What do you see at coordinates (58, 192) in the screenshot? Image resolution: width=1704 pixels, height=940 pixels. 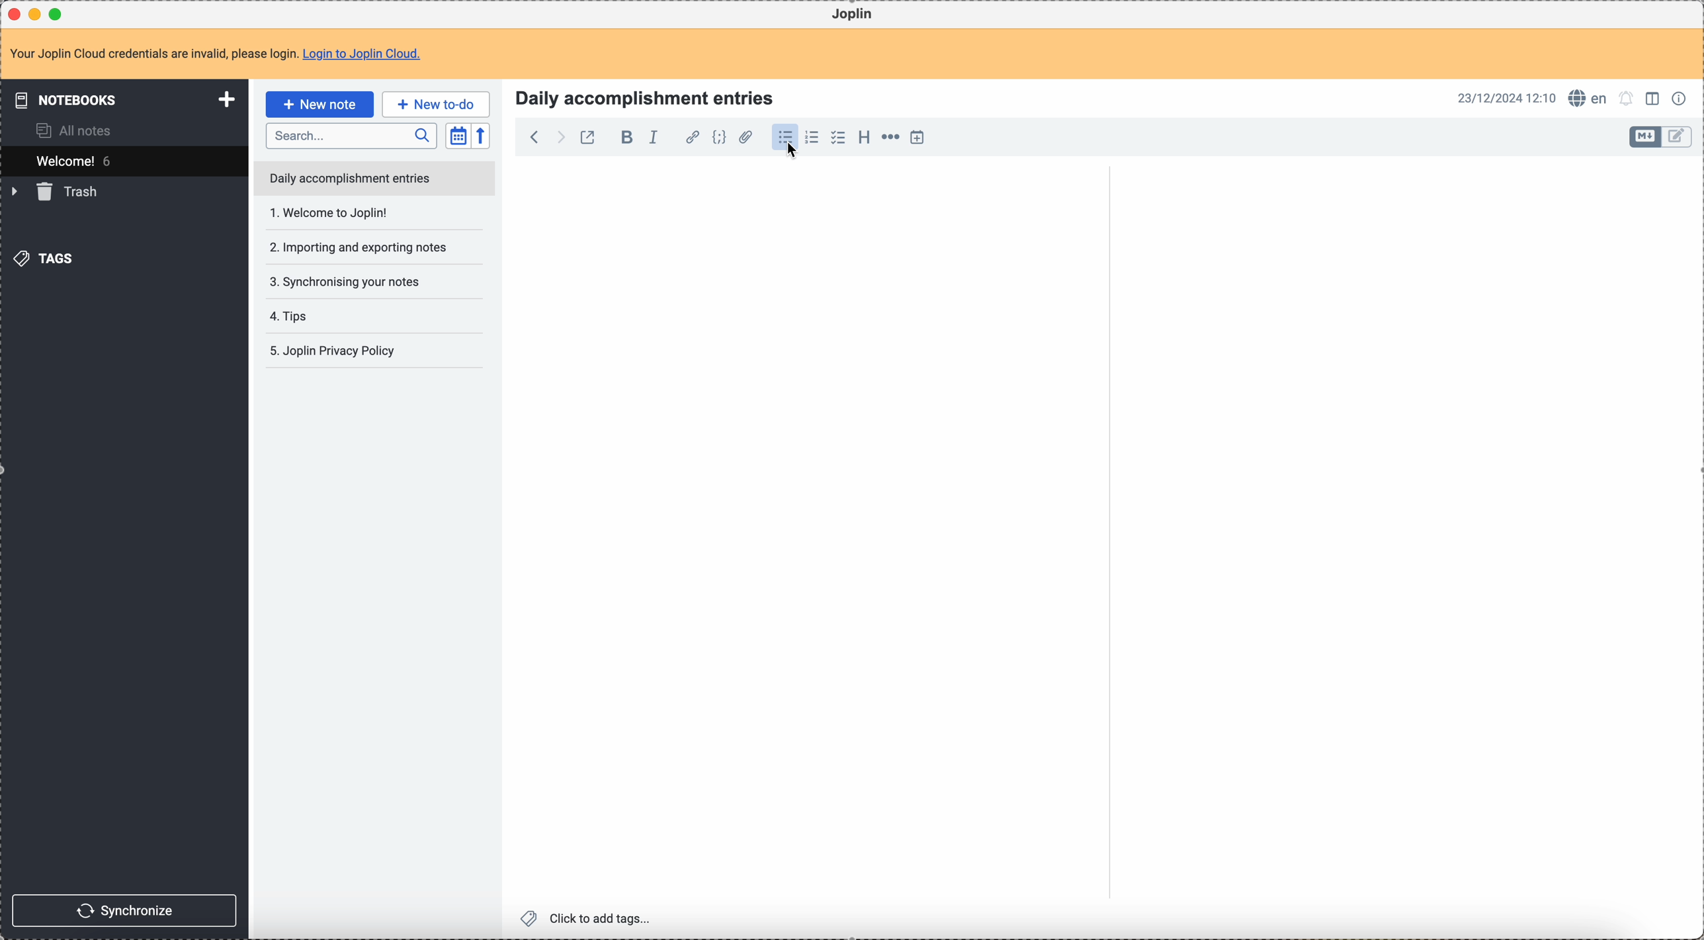 I see `trash` at bounding box center [58, 192].